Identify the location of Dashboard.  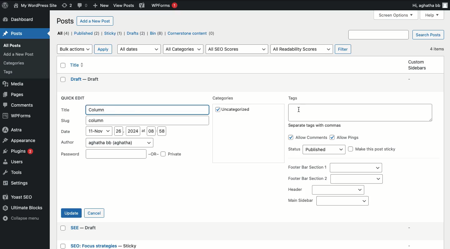
(22, 20).